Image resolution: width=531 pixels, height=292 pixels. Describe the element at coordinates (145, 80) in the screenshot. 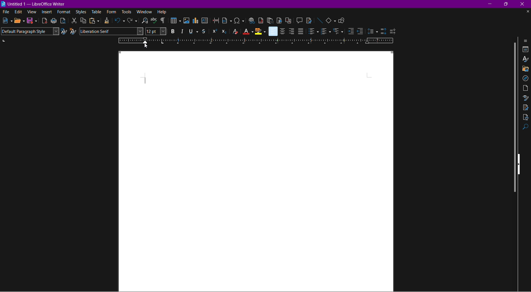

I see `text cursor` at that location.